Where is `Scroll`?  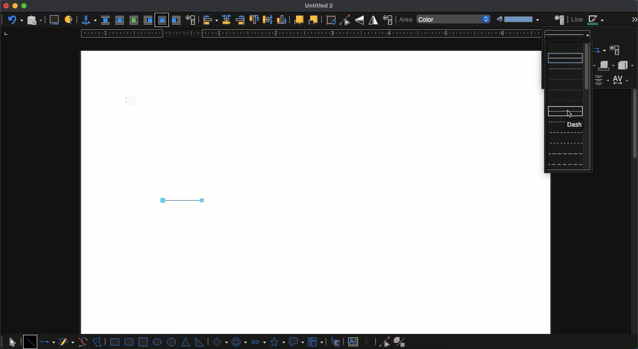
Scroll is located at coordinates (589, 105).